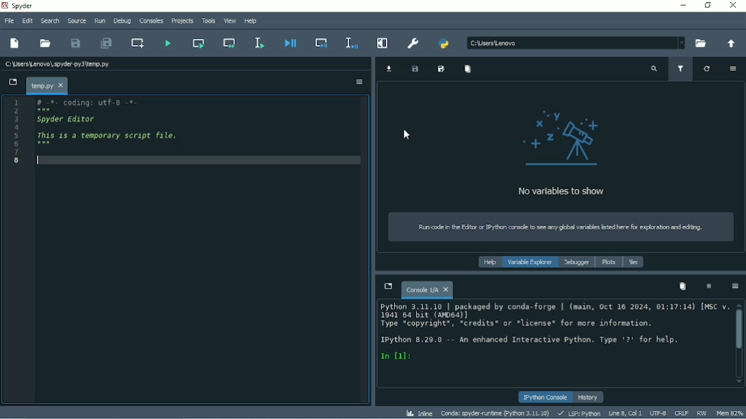  What do you see at coordinates (105, 43) in the screenshot?
I see `Save all files` at bounding box center [105, 43].